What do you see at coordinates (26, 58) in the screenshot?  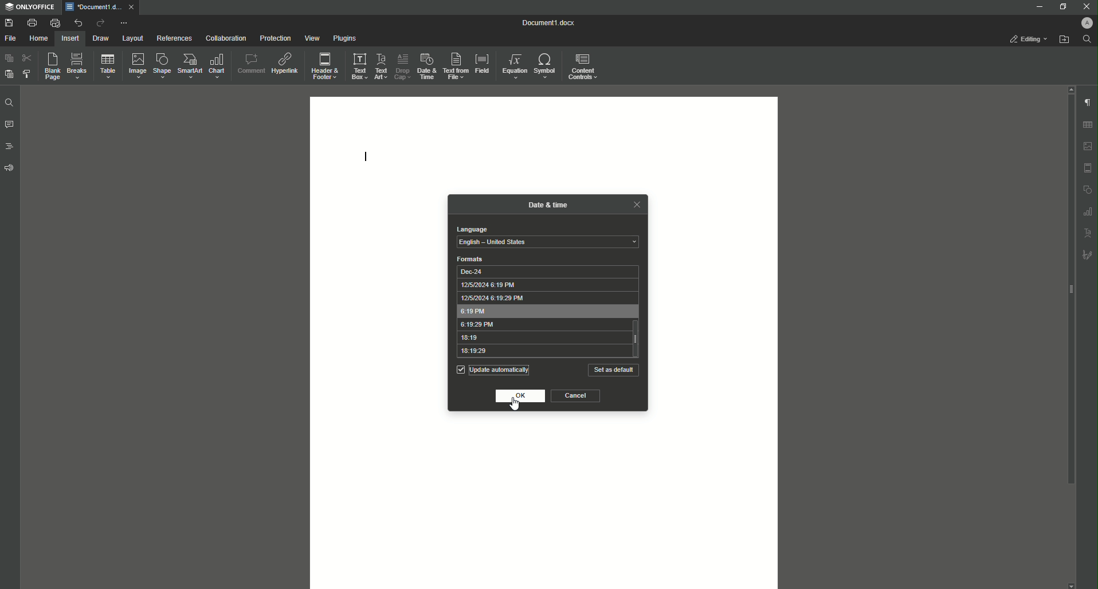 I see `Cut` at bounding box center [26, 58].